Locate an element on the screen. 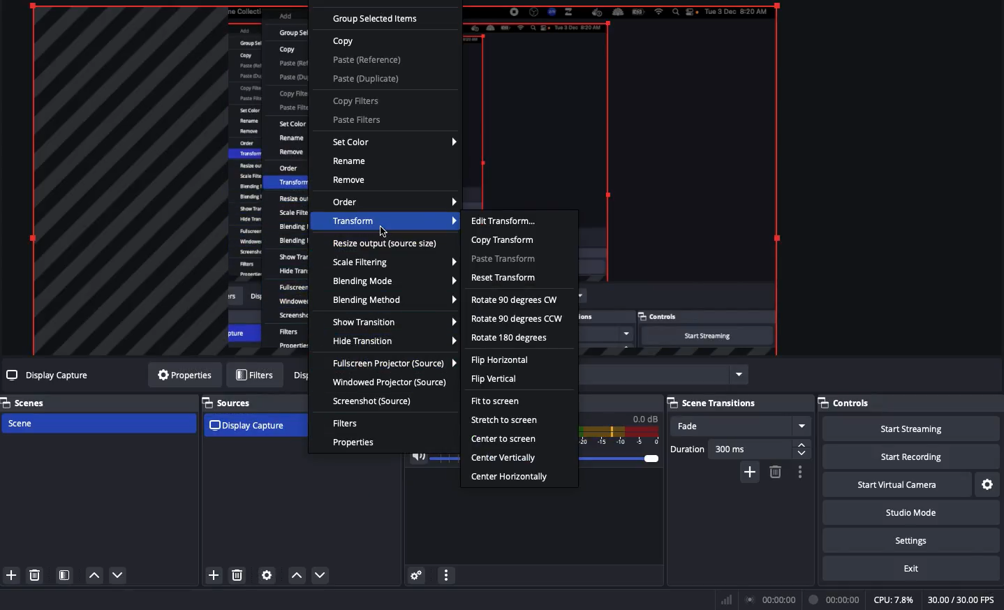 Image resolution: width=1004 pixels, height=610 pixels. No sources selected is located at coordinates (48, 375).